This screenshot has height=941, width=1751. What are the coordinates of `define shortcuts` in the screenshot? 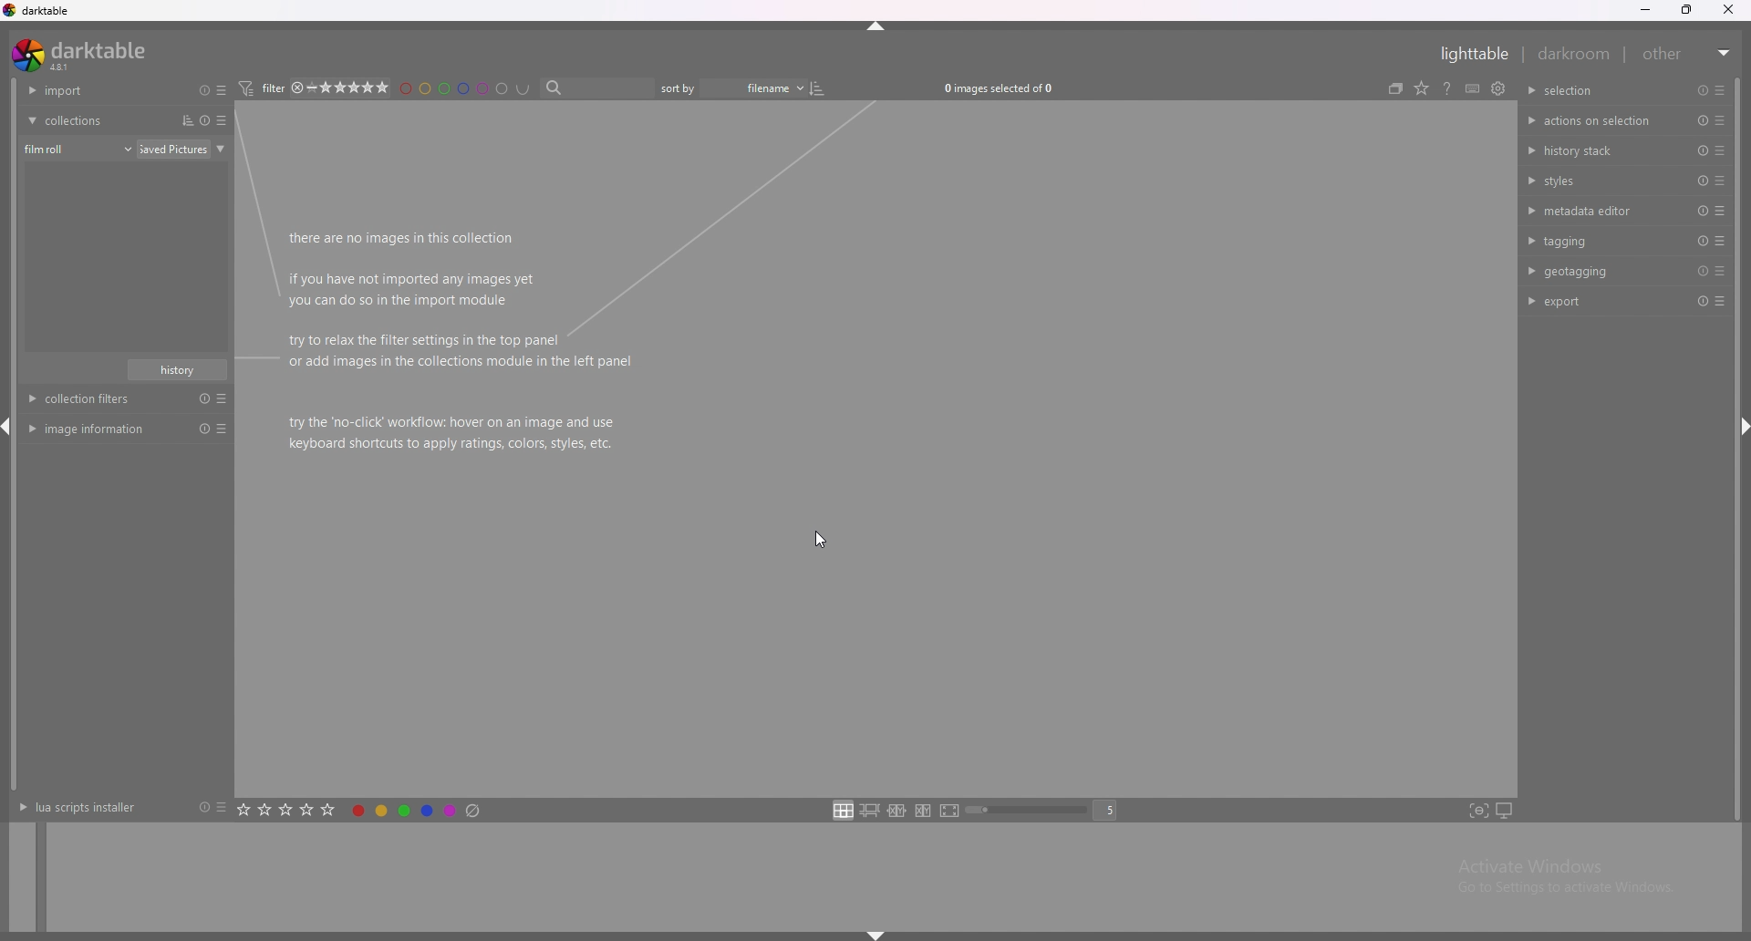 It's located at (1494, 88).